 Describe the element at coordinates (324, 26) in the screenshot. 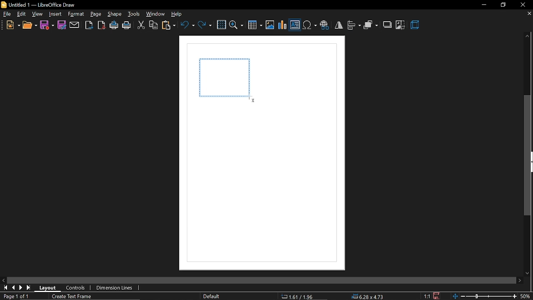

I see `insert hyperlink` at that location.